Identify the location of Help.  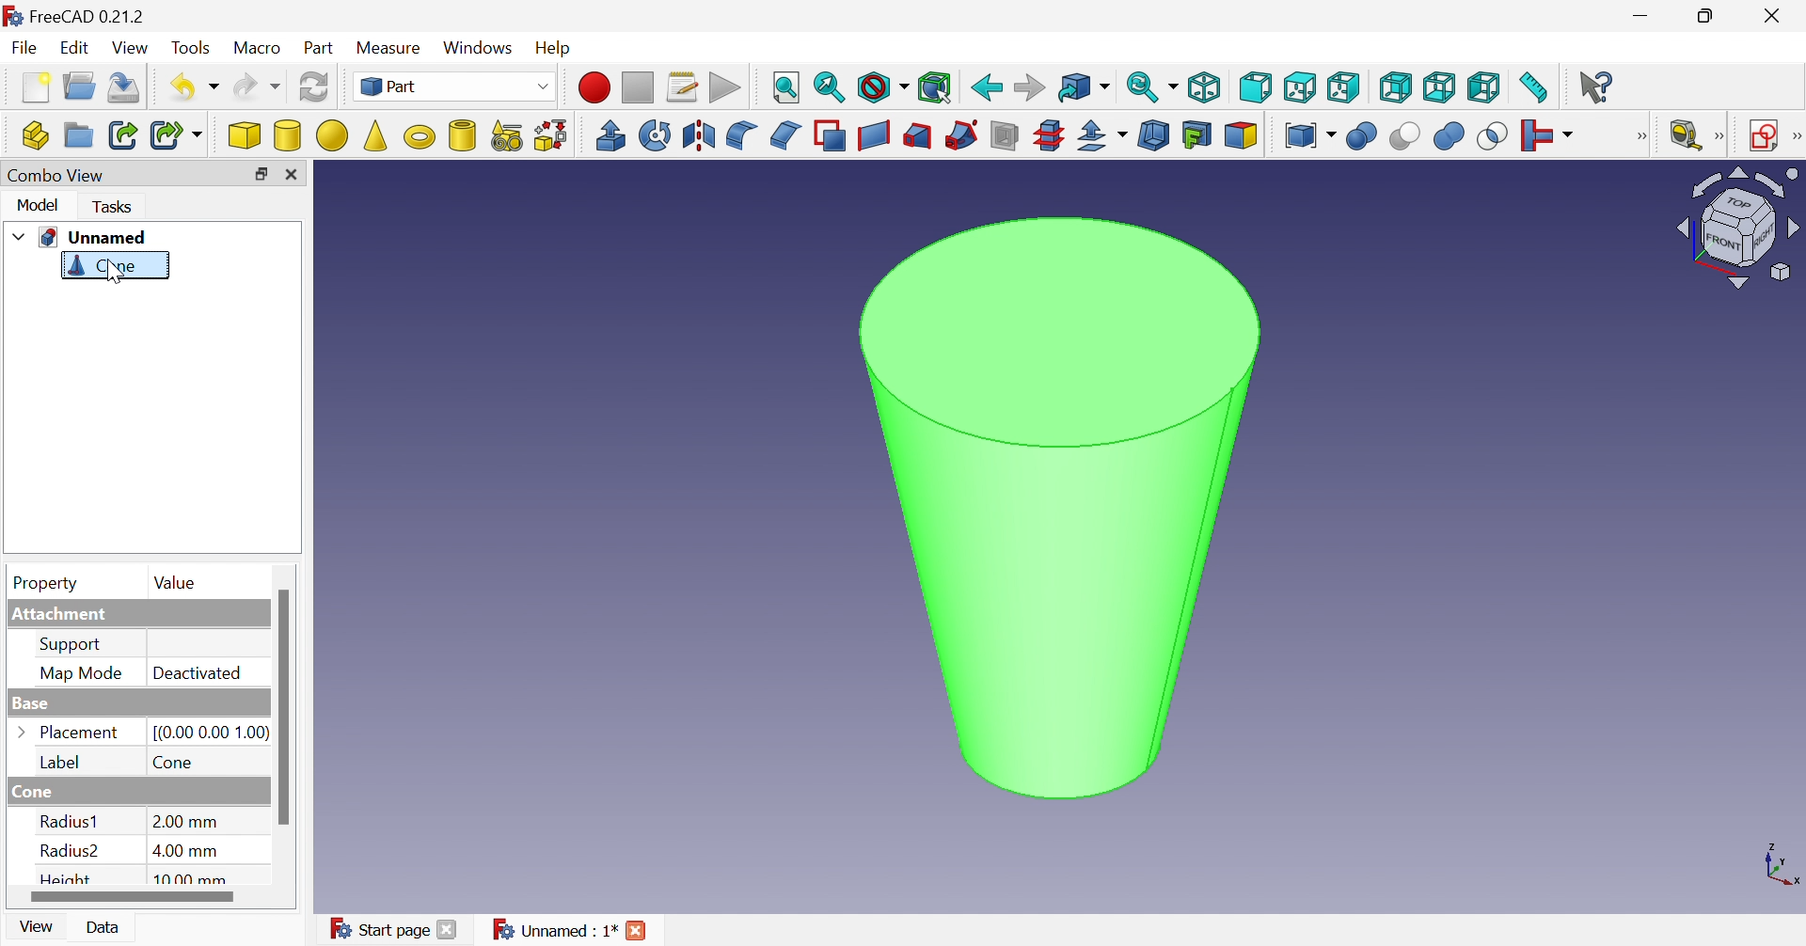
(555, 49).